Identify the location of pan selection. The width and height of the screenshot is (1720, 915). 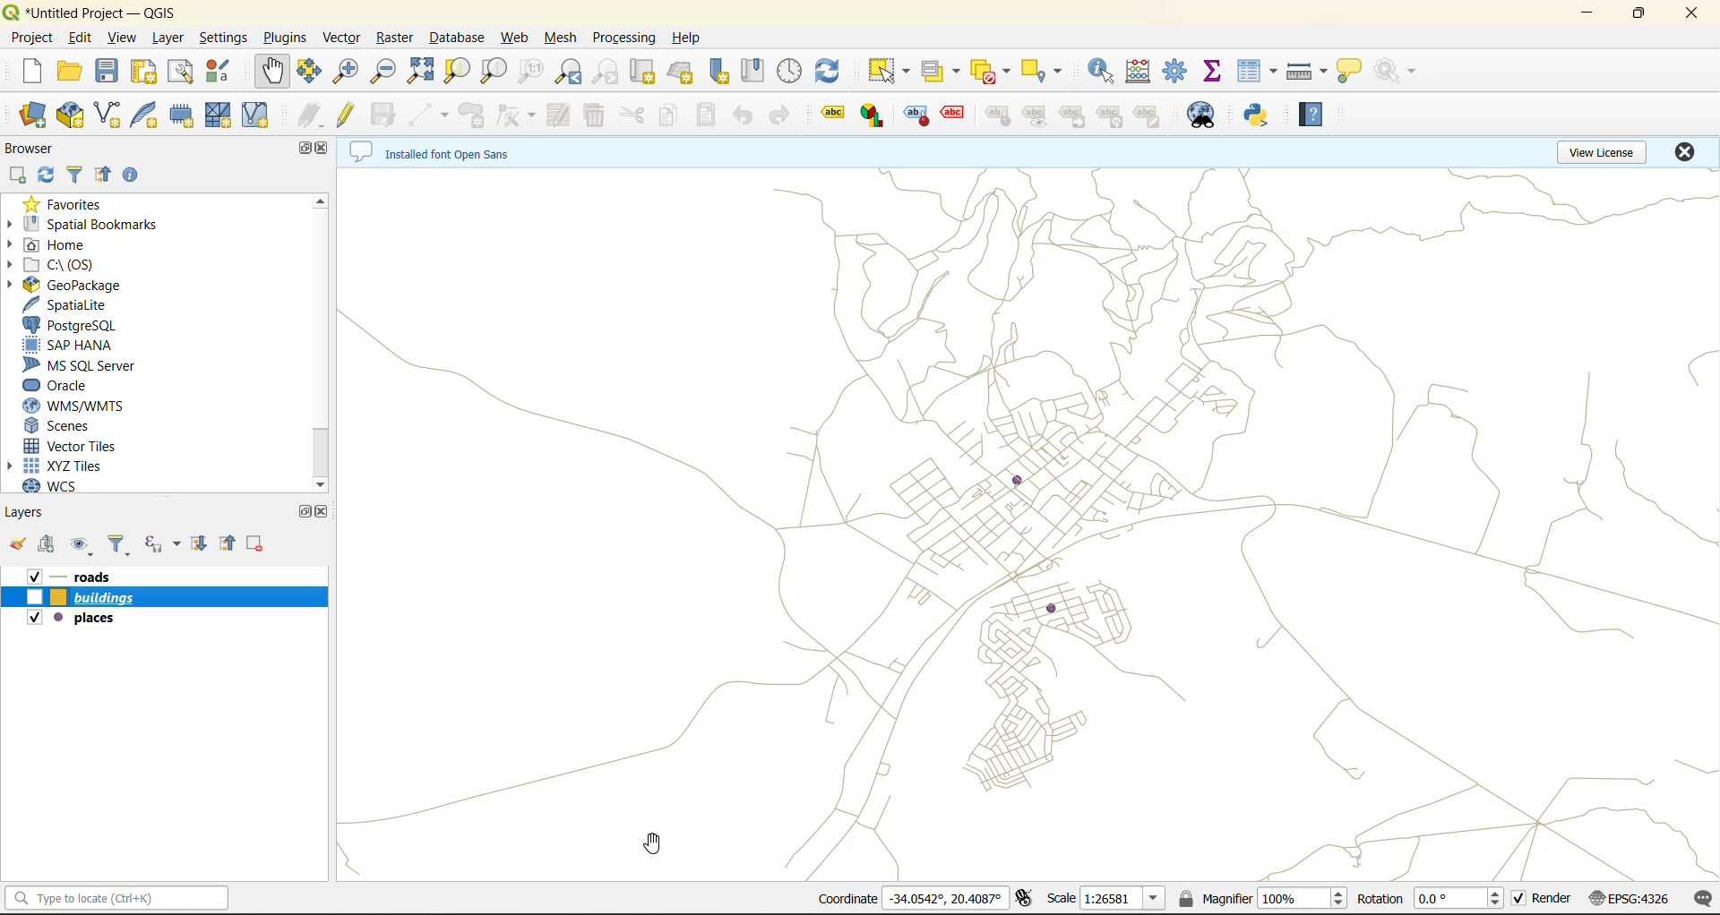
(307, 73).